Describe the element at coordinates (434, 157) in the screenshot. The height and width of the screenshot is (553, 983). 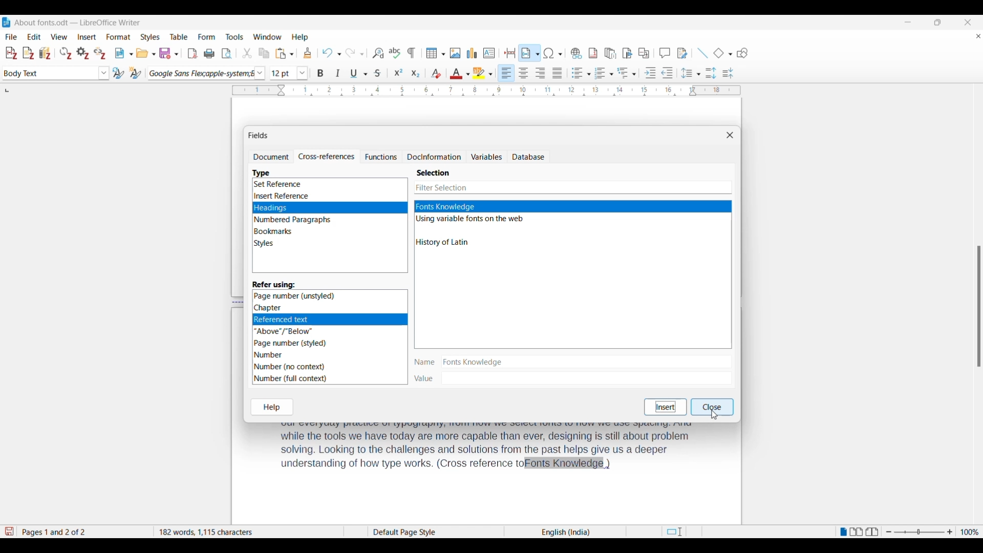
I see `Docinformation` at that location.